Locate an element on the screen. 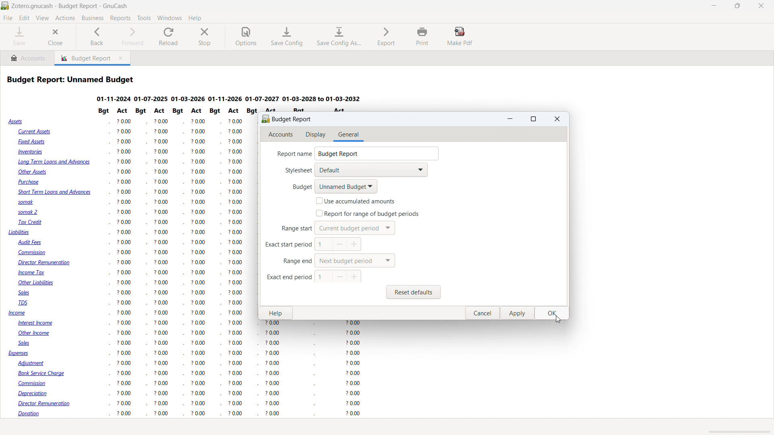 The width and height of the screenshot is (774, 435). business is located at coordinates (93, 18).